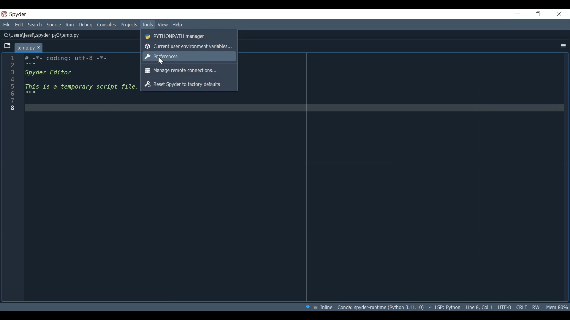 Image resolution: width=570 pixels, height=320 pixels. Describe the element at coordinates (68, 25) in the screenshot. I see `Run` at that location.